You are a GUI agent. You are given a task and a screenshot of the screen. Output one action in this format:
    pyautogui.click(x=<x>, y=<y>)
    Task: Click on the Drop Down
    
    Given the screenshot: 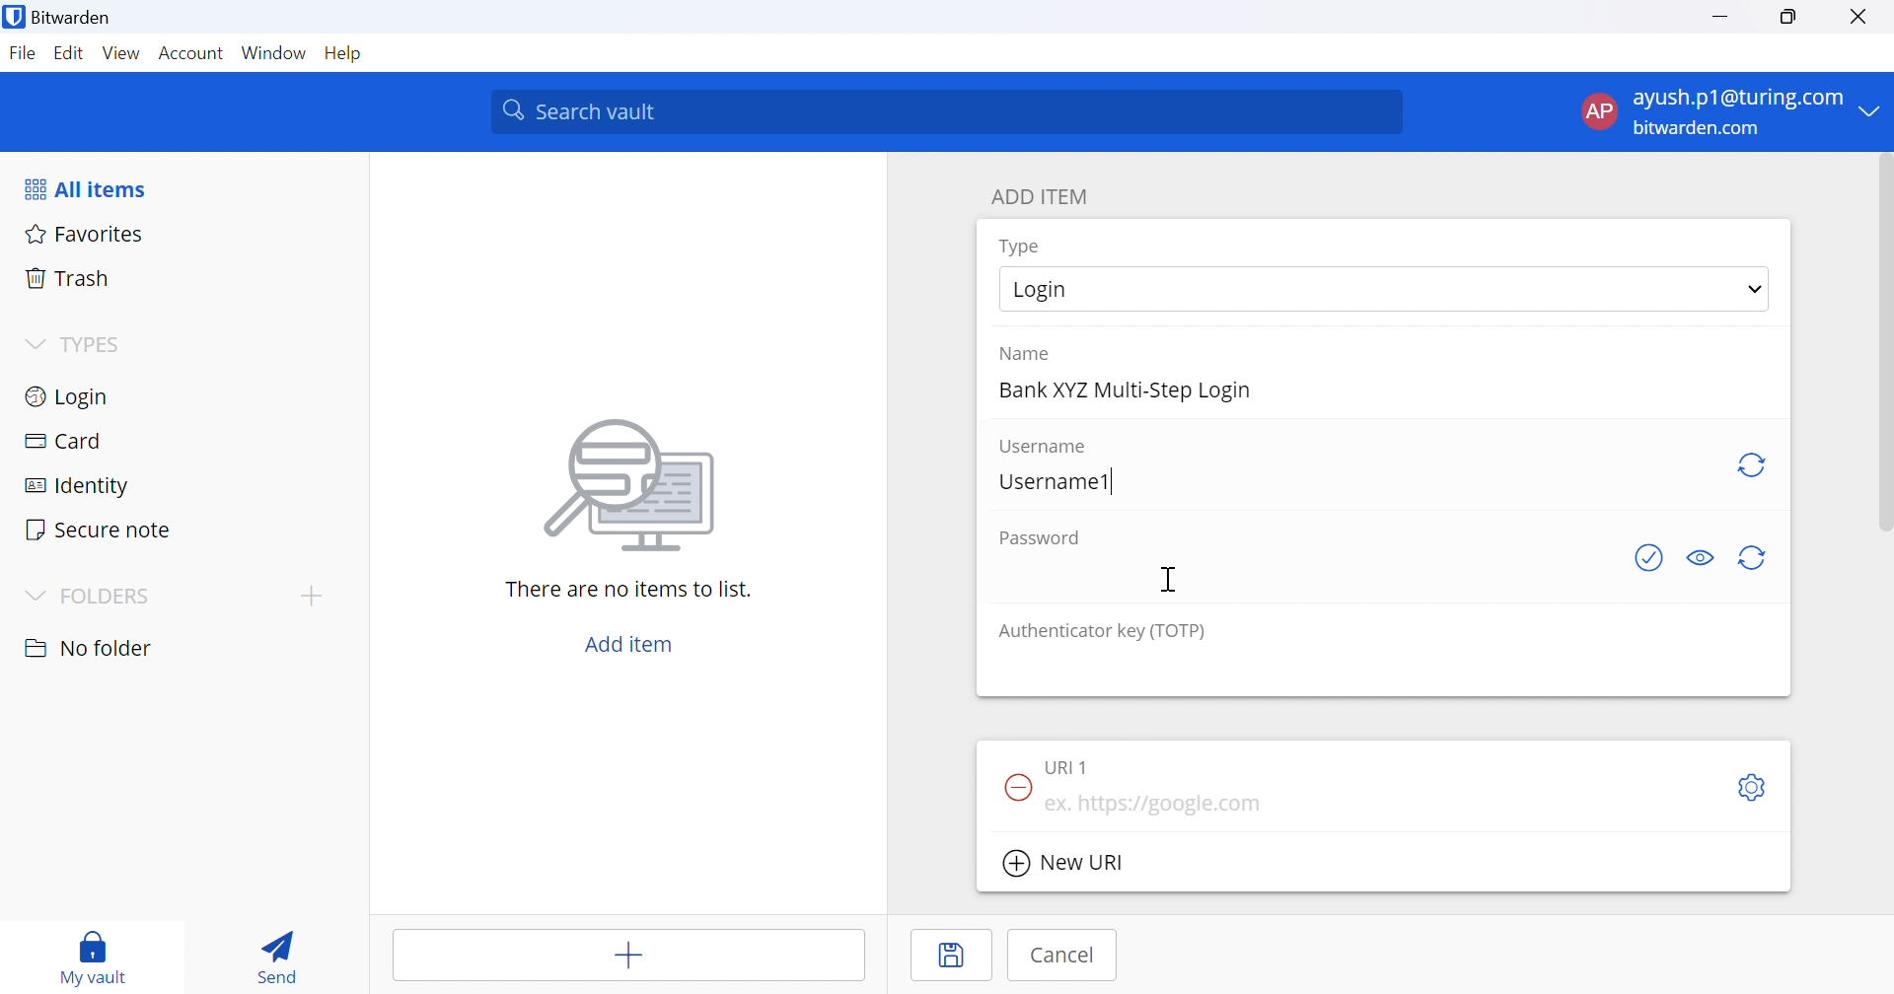 What is the action you would take?
    pyautogui.click(x=1751, y=291)
    